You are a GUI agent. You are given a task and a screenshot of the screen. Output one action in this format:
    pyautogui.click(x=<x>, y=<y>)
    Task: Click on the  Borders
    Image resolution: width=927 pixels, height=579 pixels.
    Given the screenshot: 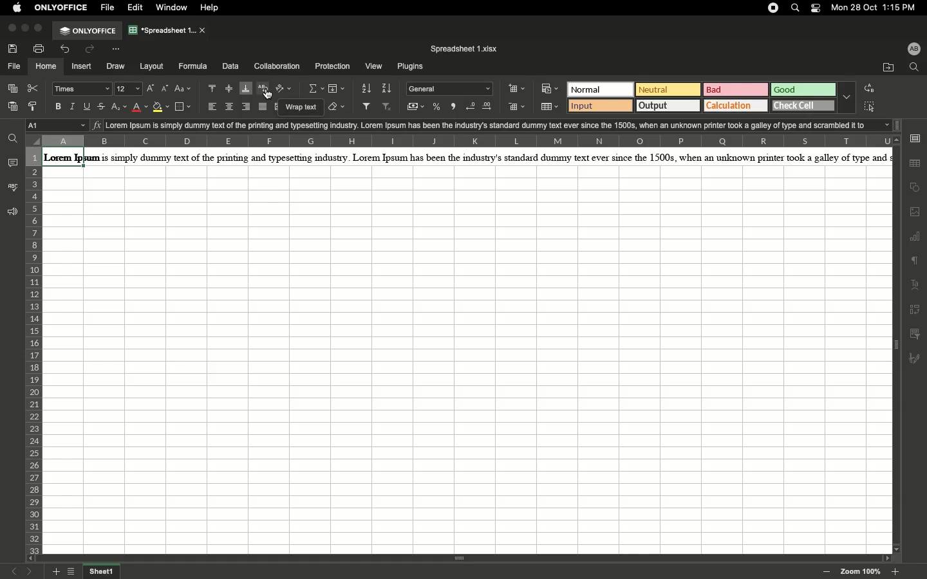 What is the action you would take?
    pyautogui.click(x=185, y=107)
    